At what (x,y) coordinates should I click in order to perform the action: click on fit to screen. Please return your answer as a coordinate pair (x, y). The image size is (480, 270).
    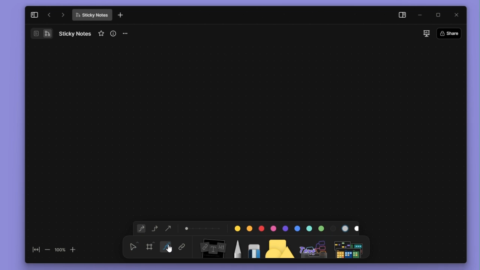
    Looking at the image, I should click on (34, 251).